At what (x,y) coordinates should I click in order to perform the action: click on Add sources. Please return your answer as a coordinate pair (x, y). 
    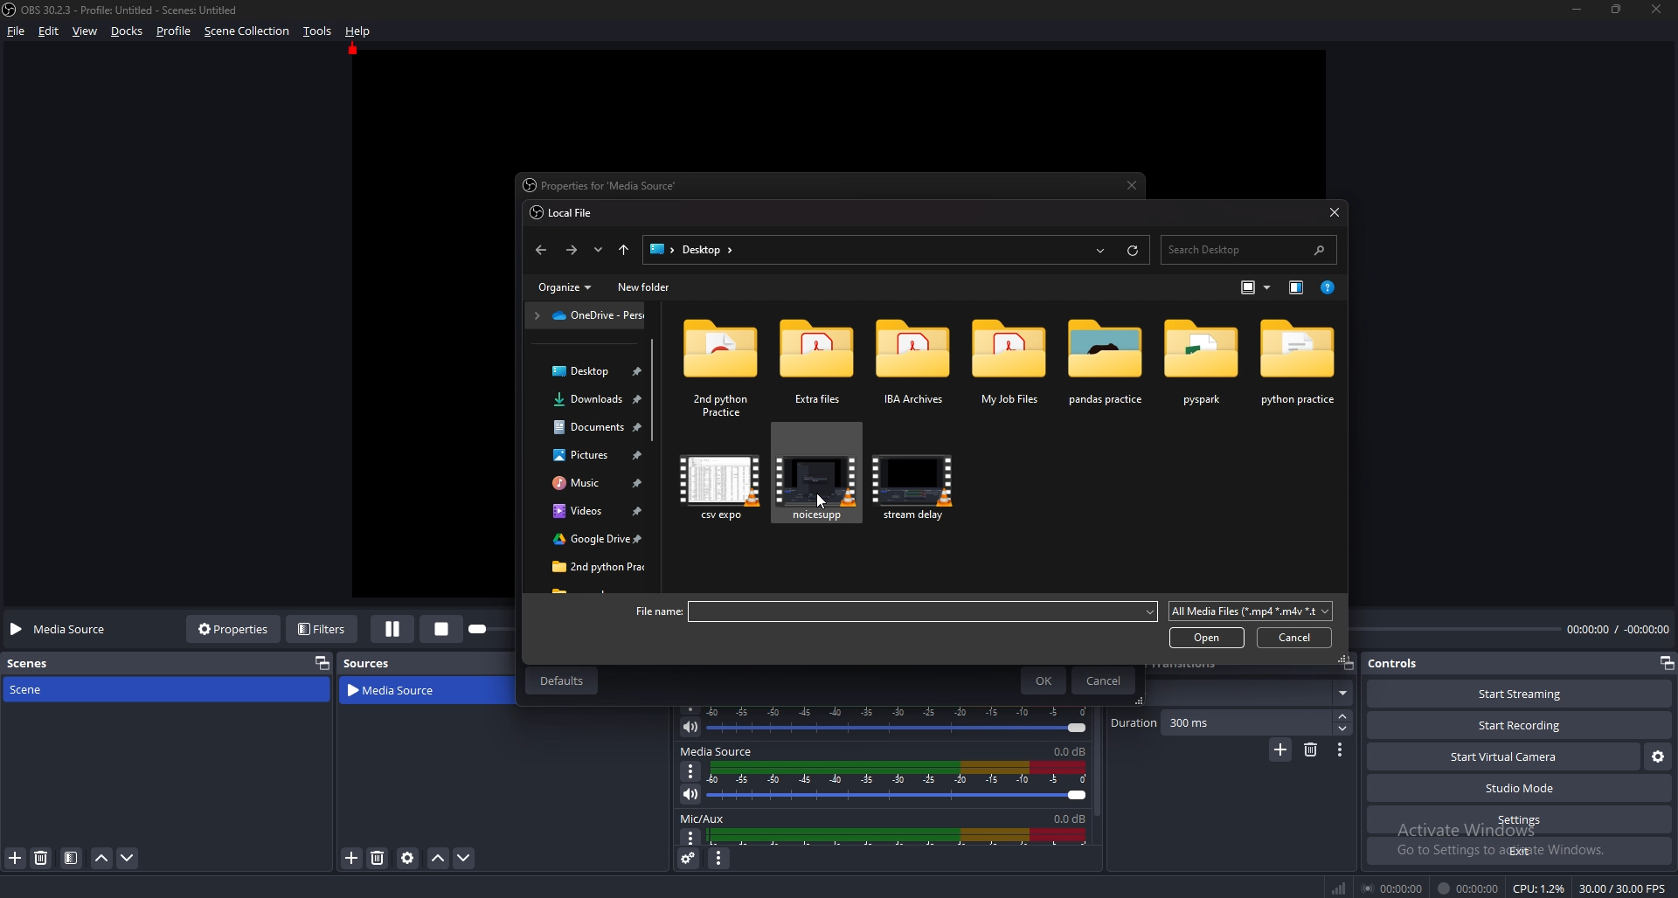
    Looking at the image, I should click on (350, 857).